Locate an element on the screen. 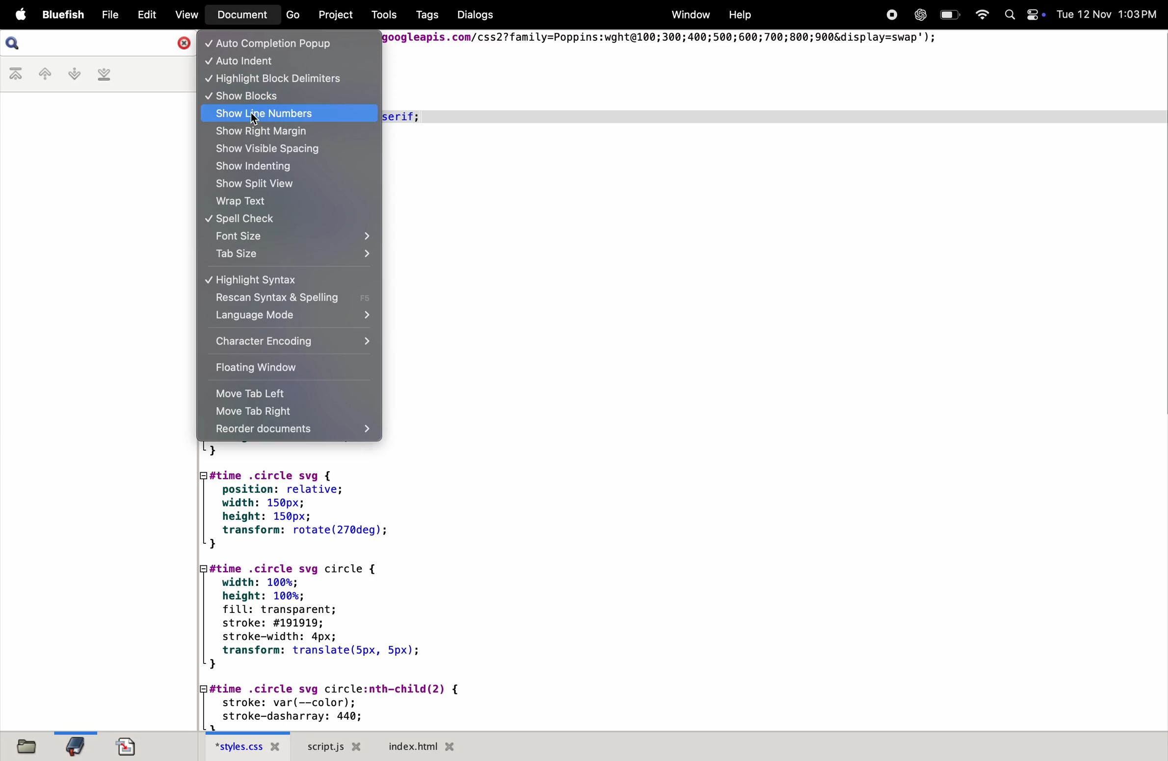 Image resolution: width=1168 pixels, height=761 pixels. show blocks is located at coordinates (288, 96).